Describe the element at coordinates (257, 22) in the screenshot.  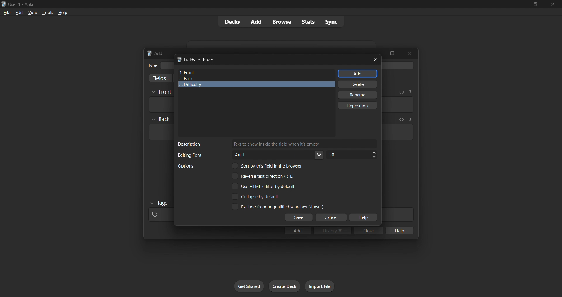
I see `add` at that location.